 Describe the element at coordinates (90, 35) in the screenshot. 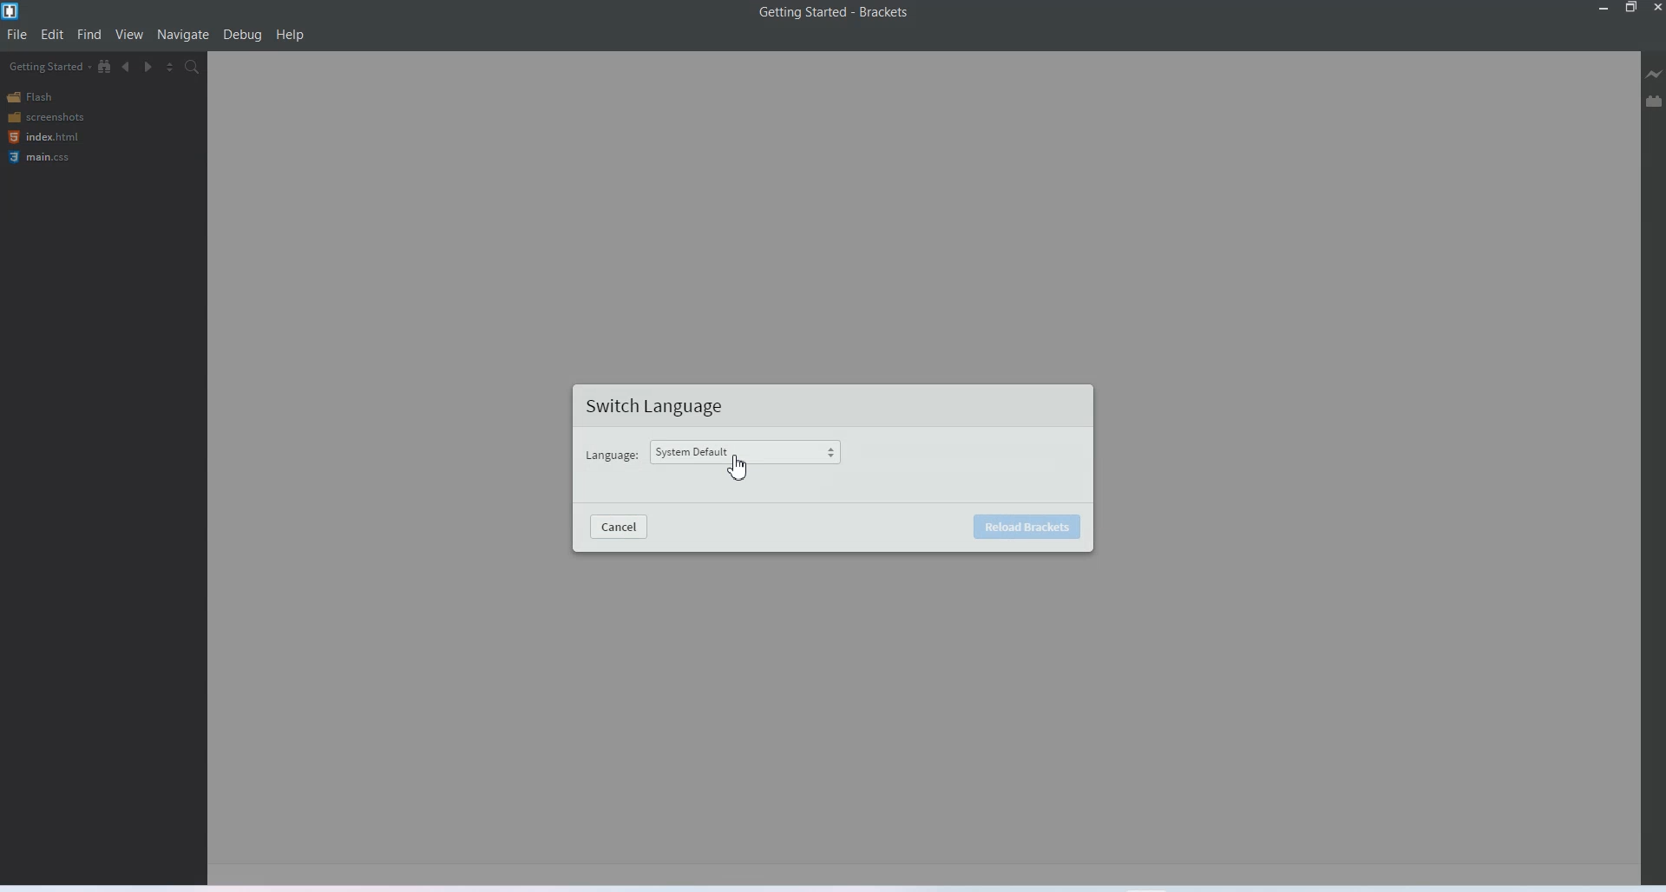

I see `Find` at that location.